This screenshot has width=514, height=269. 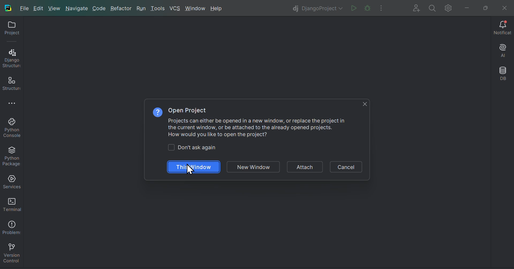 I want to click on File, so click(x=25, y=9).